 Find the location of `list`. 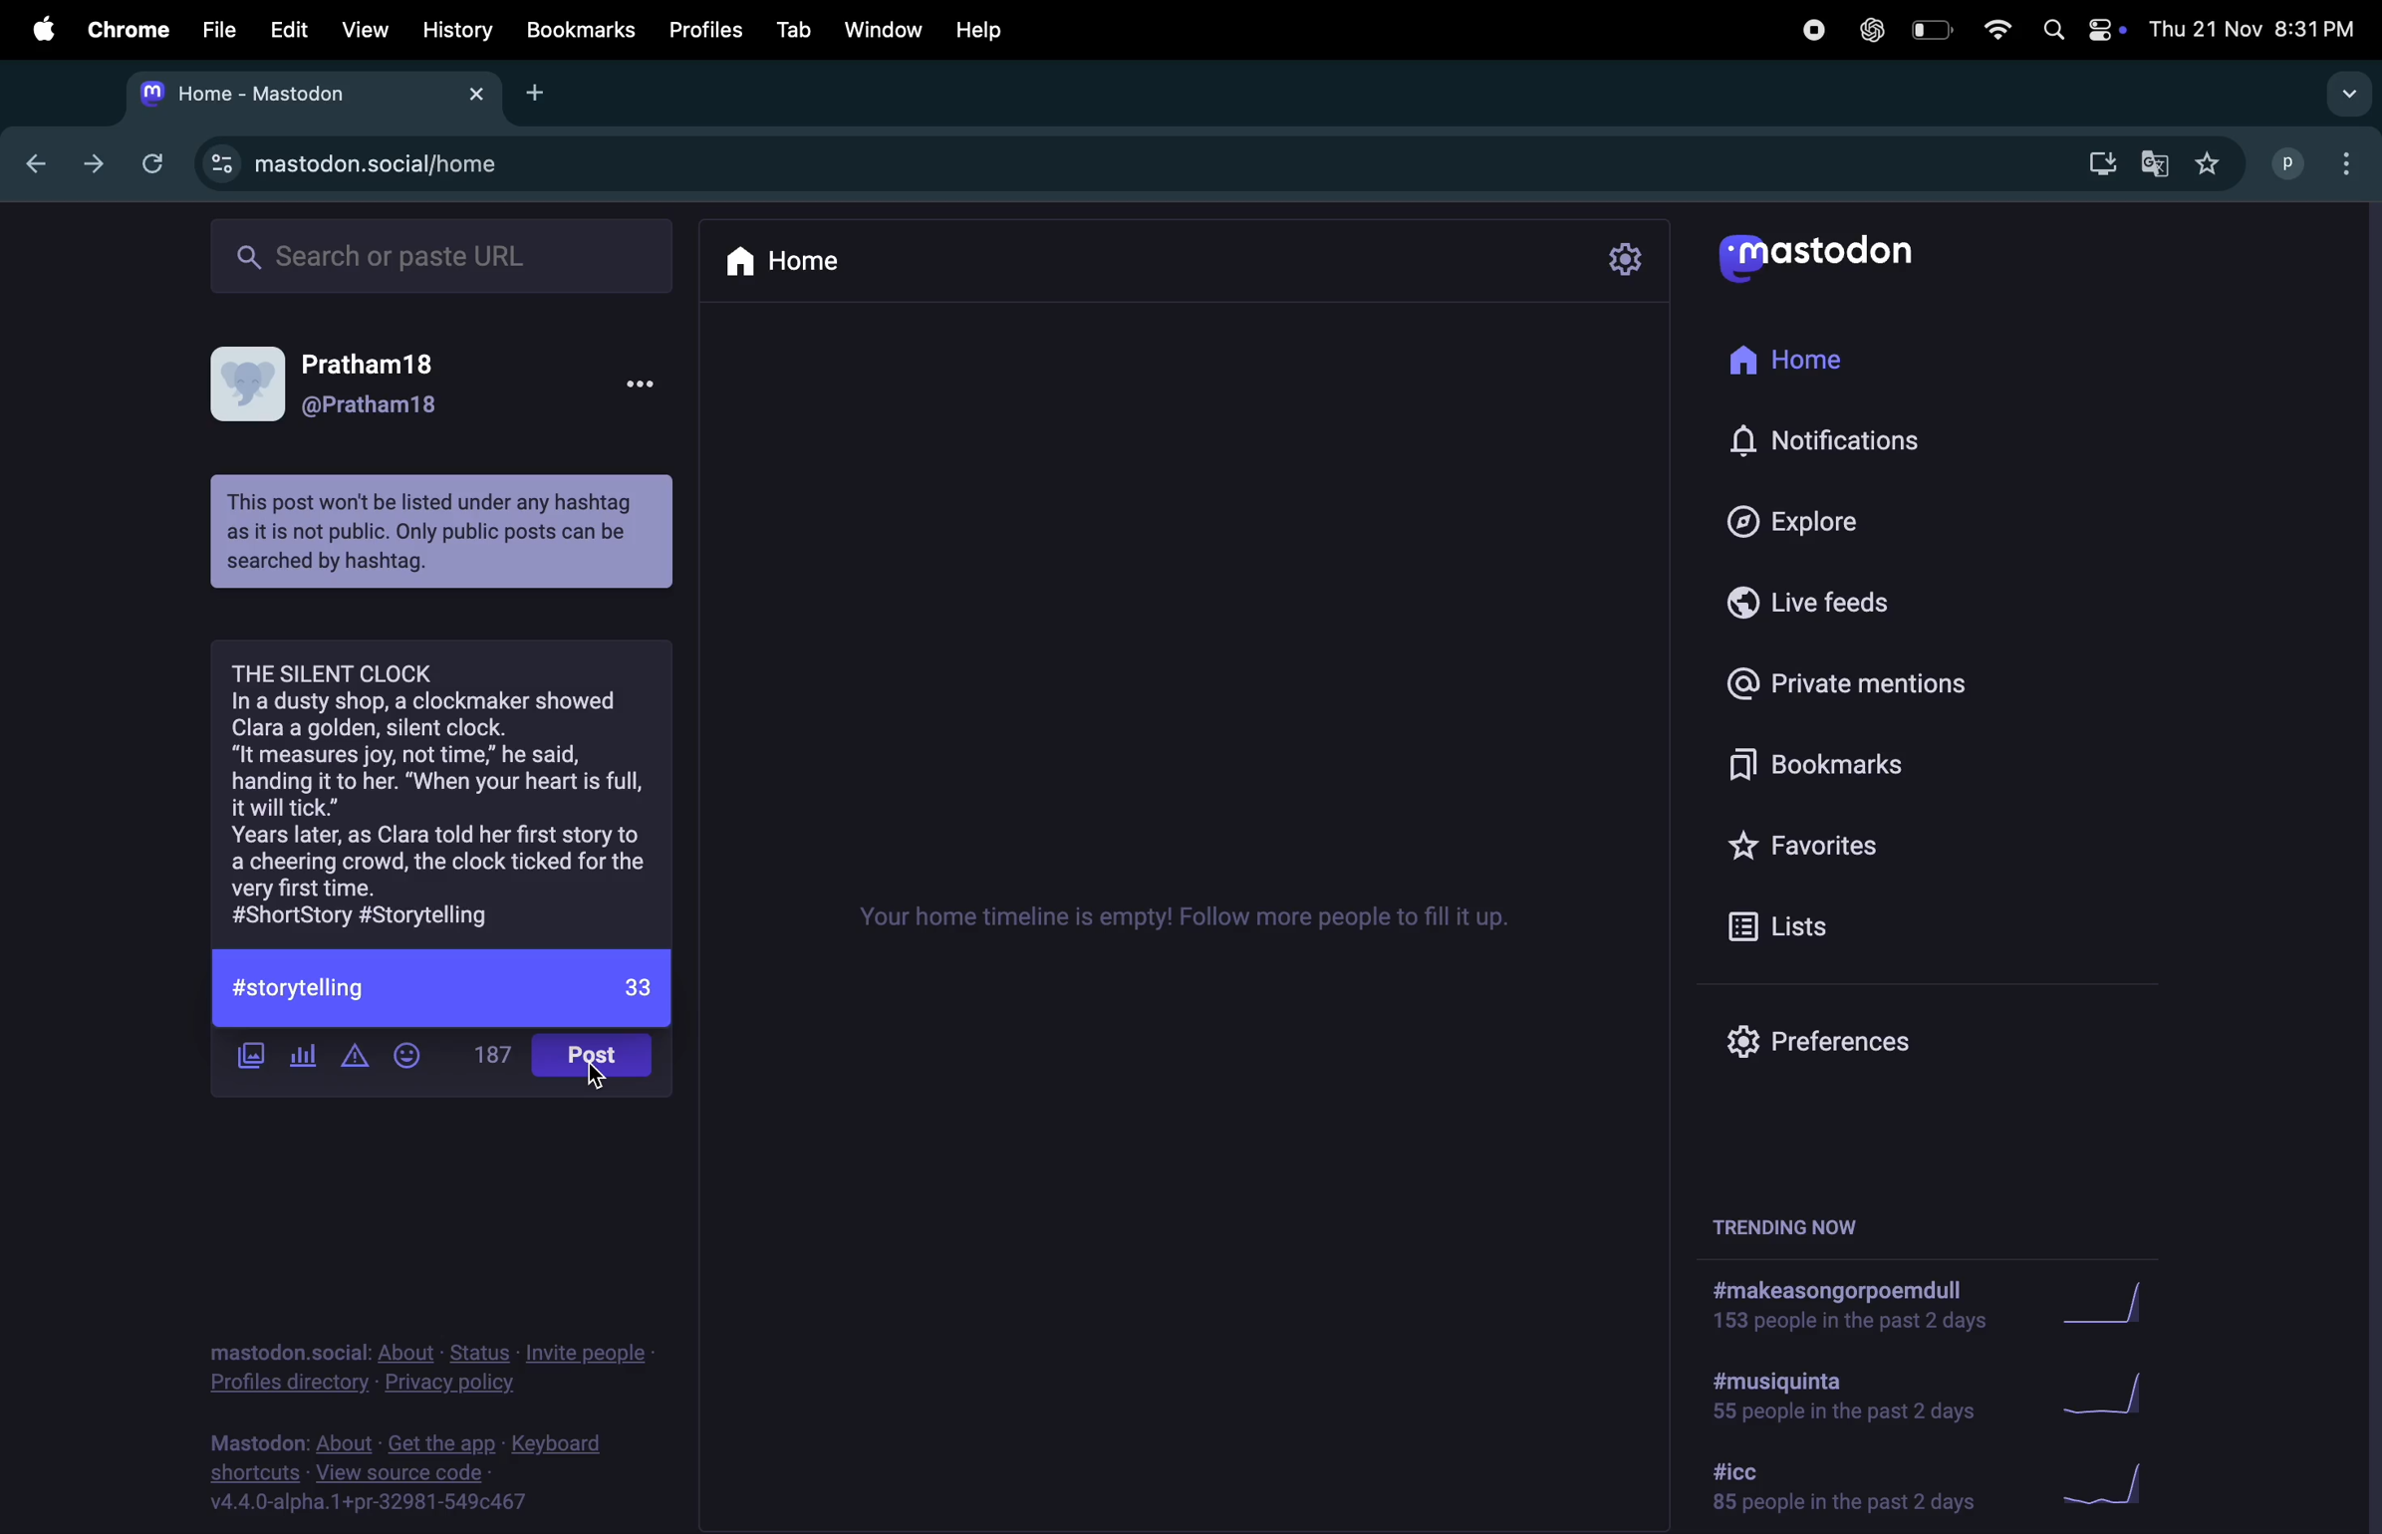

list is located at coordinates (1829, 933).